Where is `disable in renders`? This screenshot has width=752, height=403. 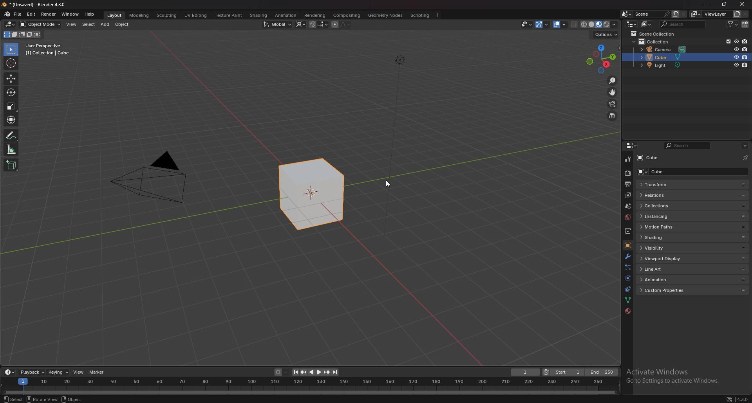
disable in renders is located at coordinates (746, 49).